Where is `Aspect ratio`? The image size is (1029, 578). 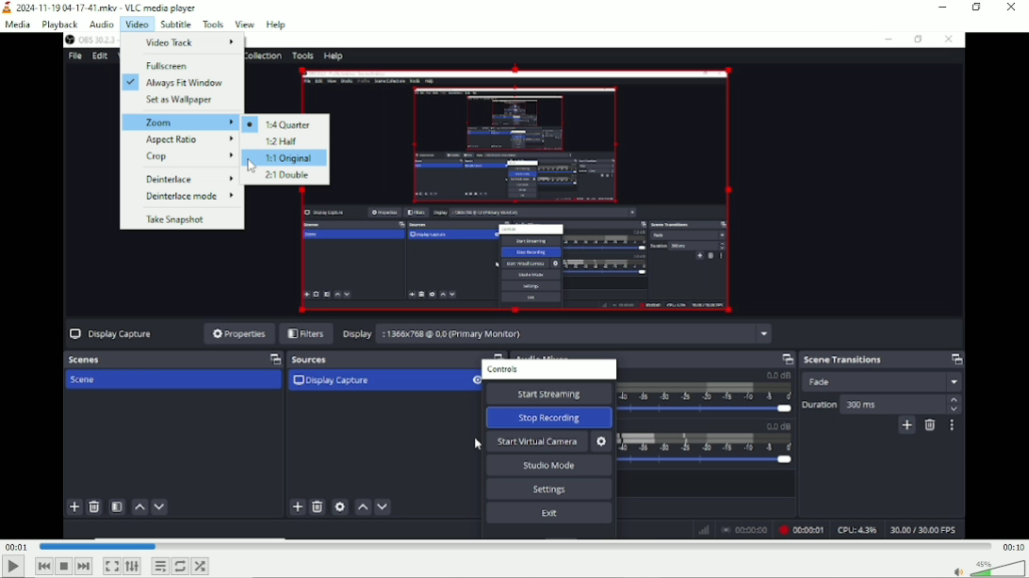 Aspect ratio is located at coordinates (189, 139).